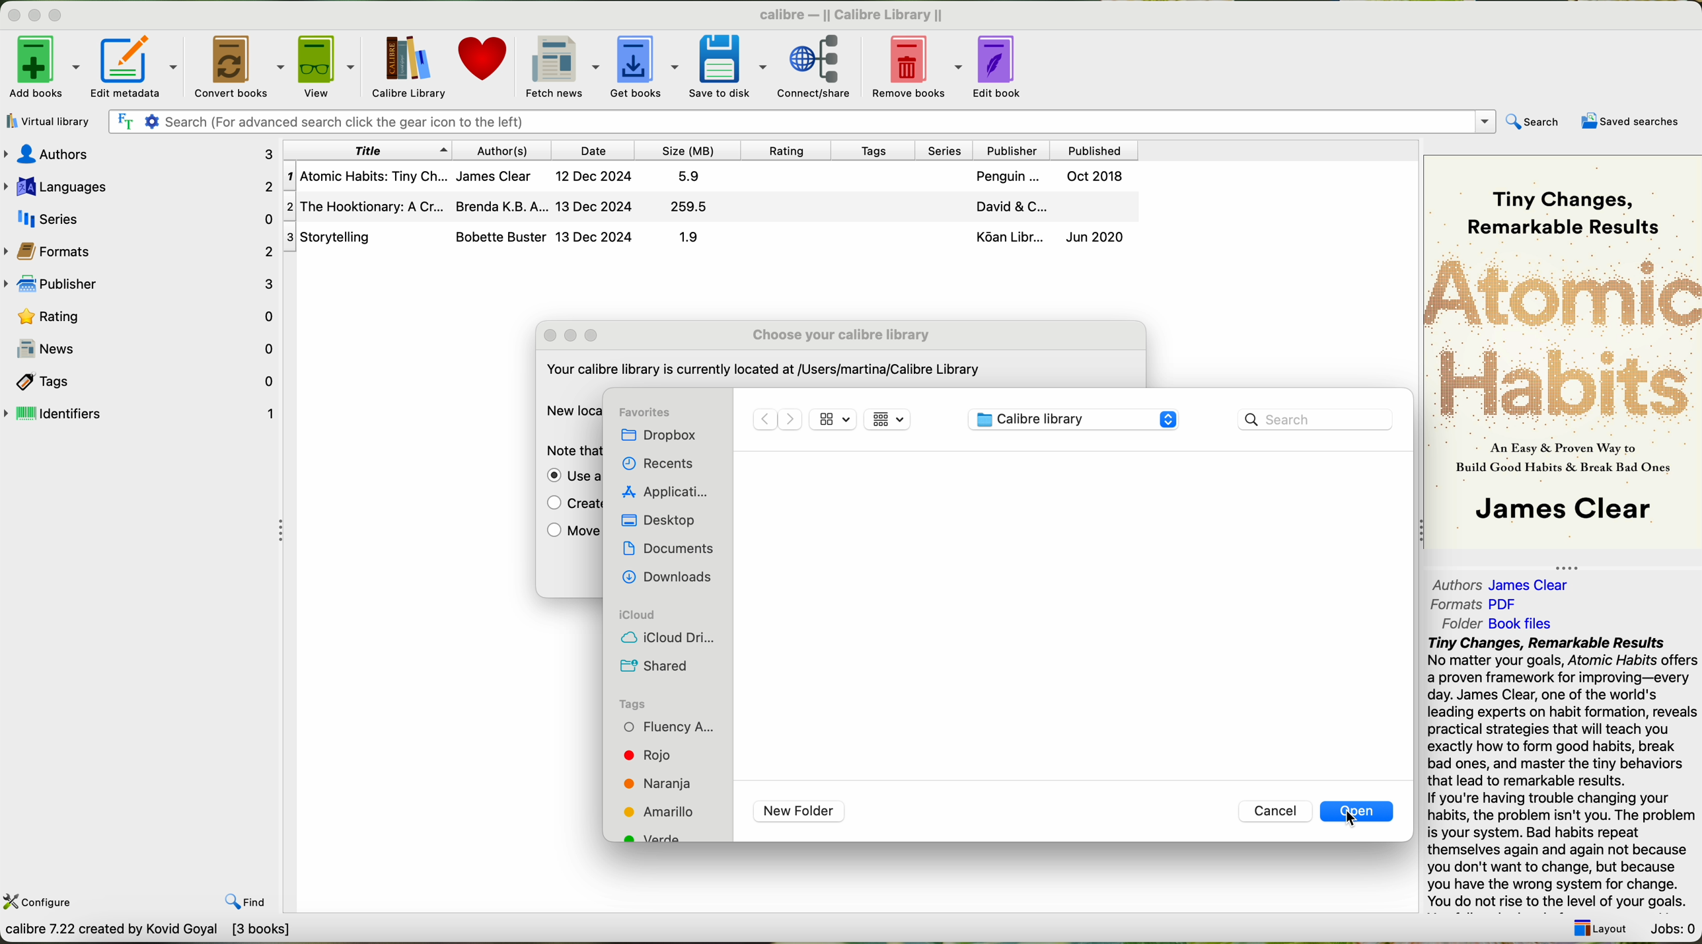 The image size is (1702, 944). Describe the element at coordinates (1563, 338) in the screenshot. I see `Atomic Habits` at that location.